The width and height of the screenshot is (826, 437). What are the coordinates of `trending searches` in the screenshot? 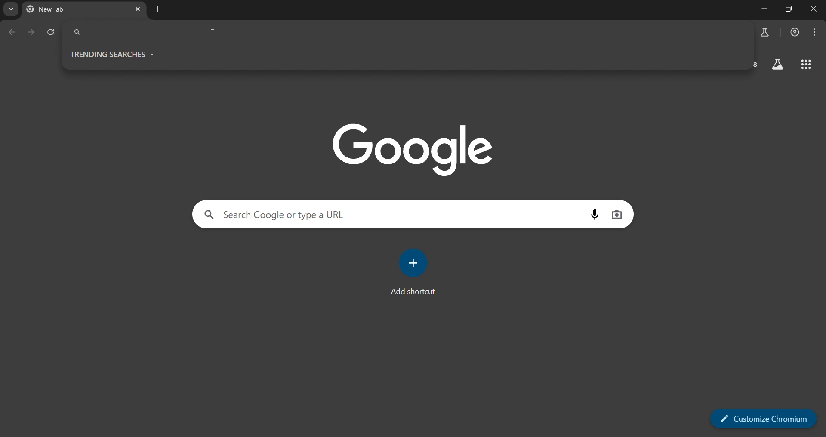 It's located at (113, 54).